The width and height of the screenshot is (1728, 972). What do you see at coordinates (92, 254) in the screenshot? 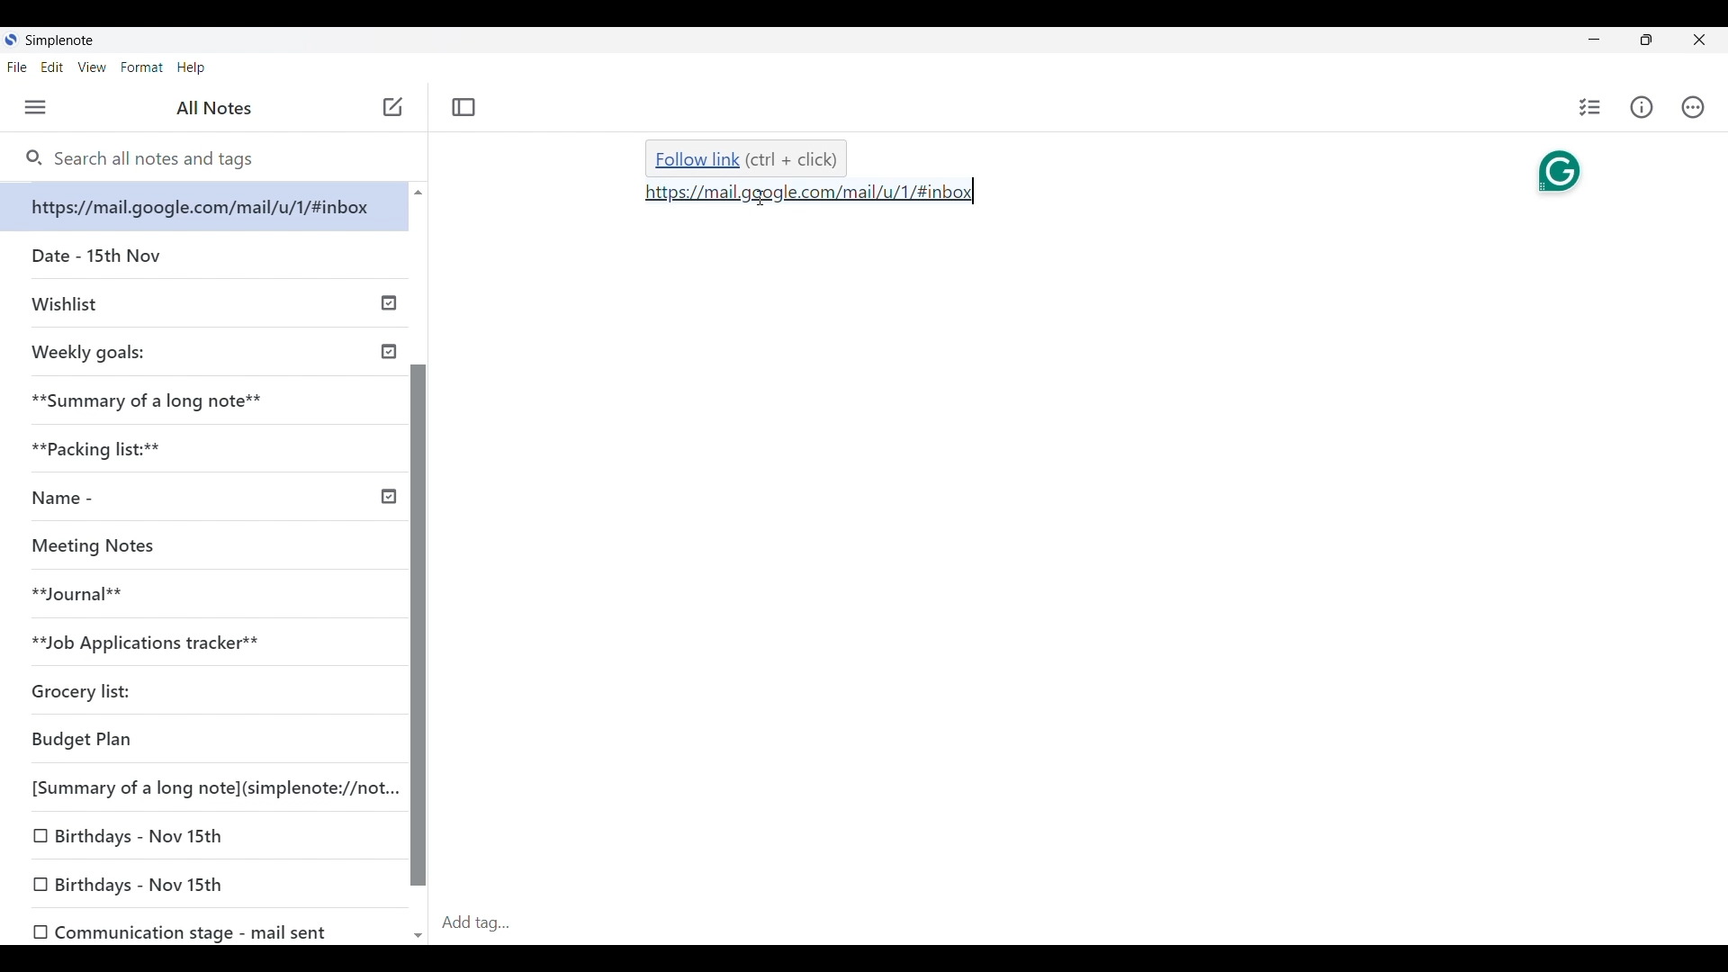
I see `Date - 15th Nov` at bounding box center [92, 254].